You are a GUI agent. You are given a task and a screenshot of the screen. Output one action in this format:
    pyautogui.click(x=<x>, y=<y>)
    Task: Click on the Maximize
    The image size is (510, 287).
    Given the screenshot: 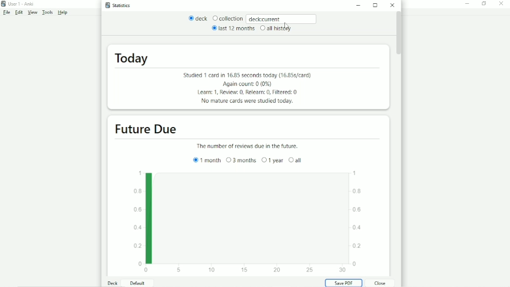 What is the action you would take?
    pyautogui.click(x=376, y=5)
    